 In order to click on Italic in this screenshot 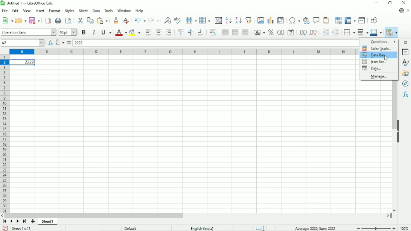, I will do `click(94, 32)`.